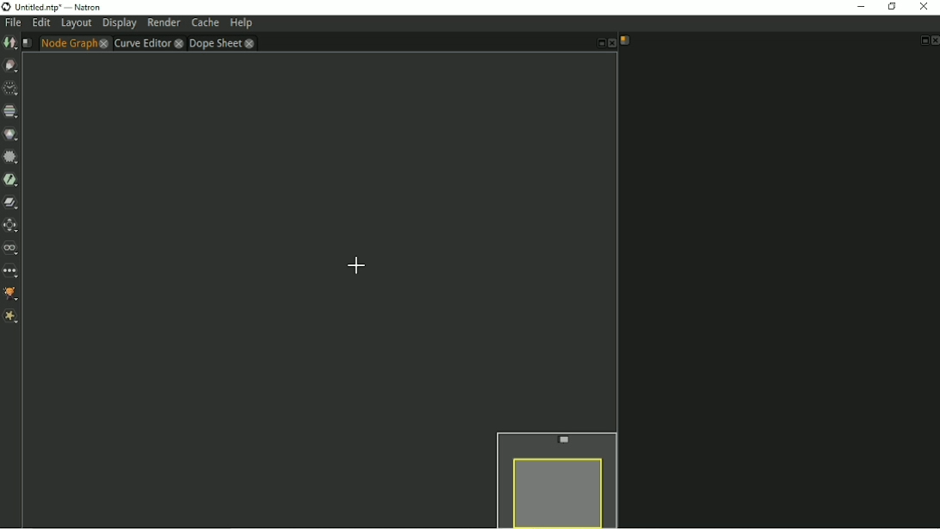 The image size is (940, 529). Describe the element at coordinates (357, 264) in the screenshot. I see `Cursor` at that location.